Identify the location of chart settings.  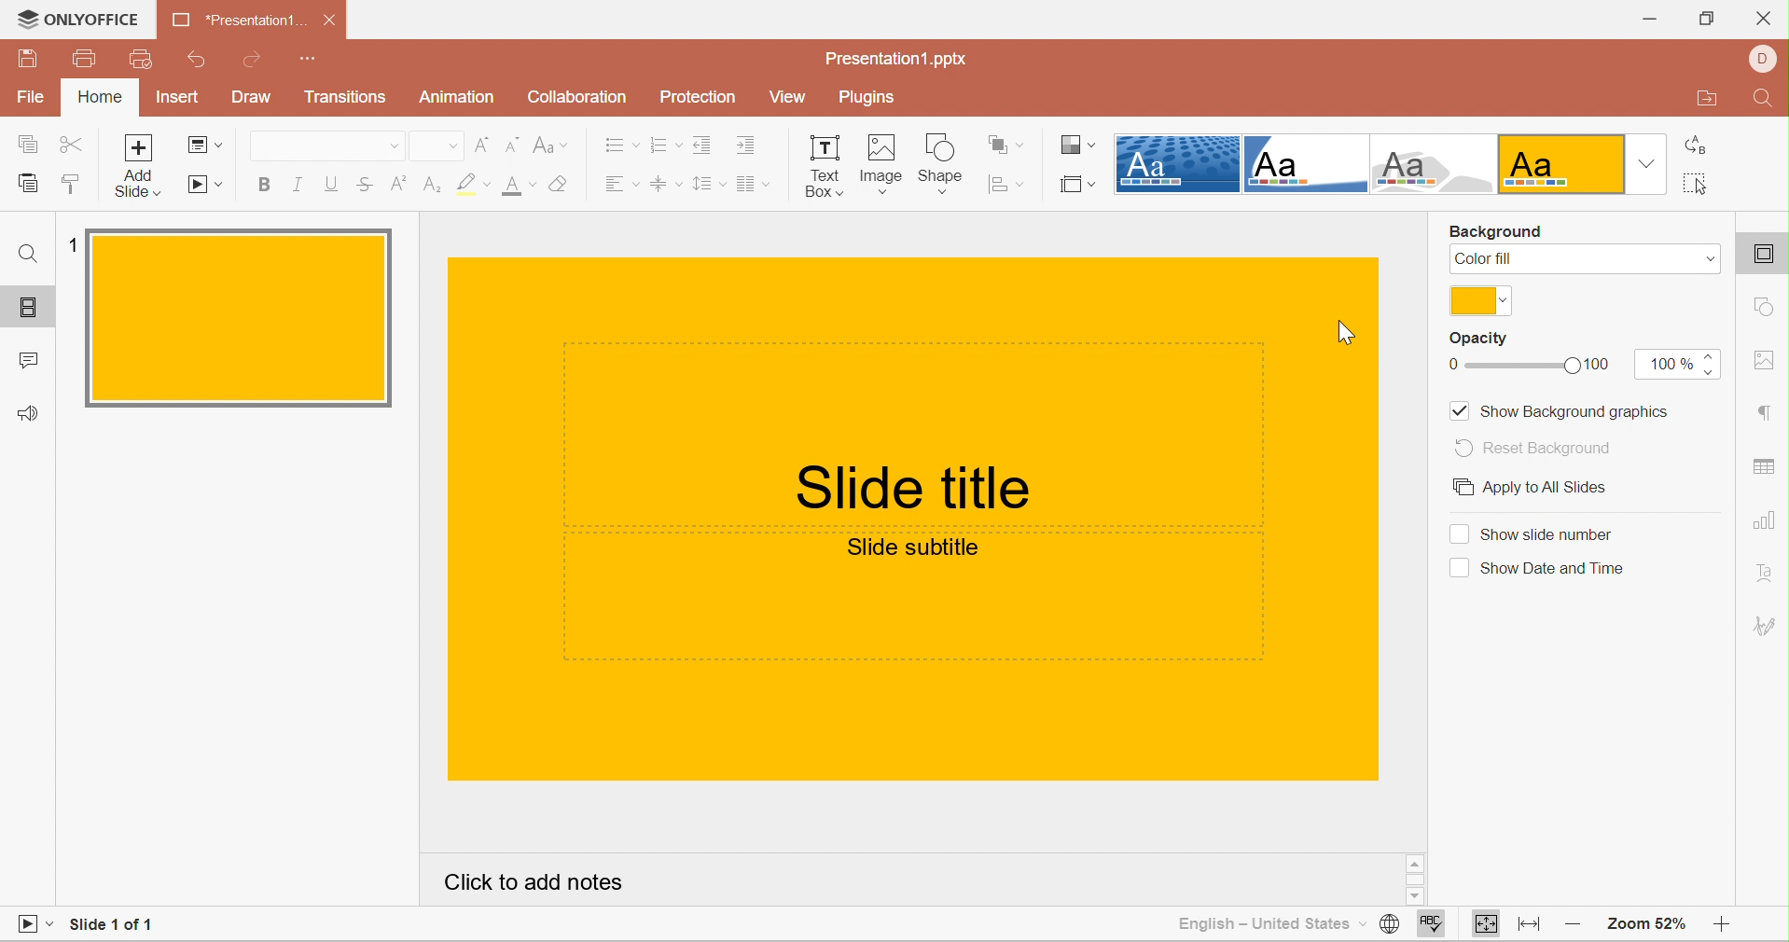
(1766, 520).